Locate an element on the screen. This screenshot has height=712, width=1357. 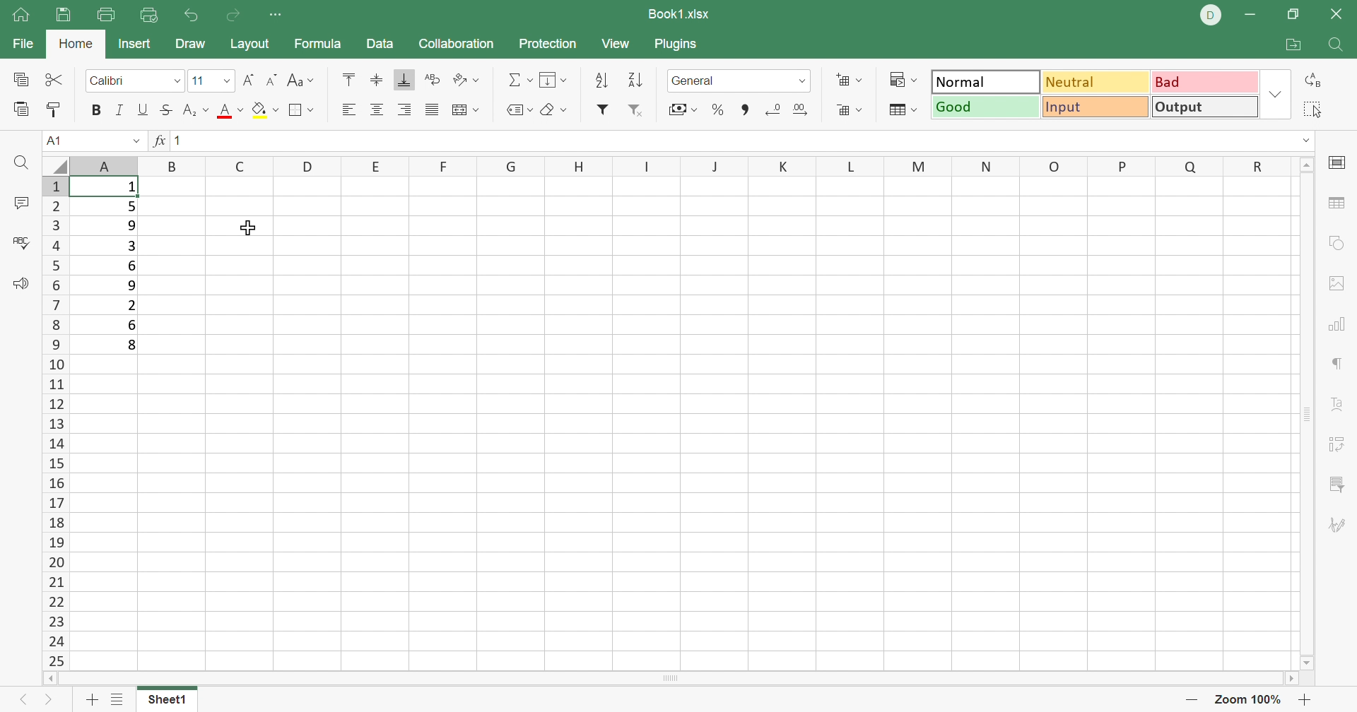
Italic is located at coordinates (119, 109).